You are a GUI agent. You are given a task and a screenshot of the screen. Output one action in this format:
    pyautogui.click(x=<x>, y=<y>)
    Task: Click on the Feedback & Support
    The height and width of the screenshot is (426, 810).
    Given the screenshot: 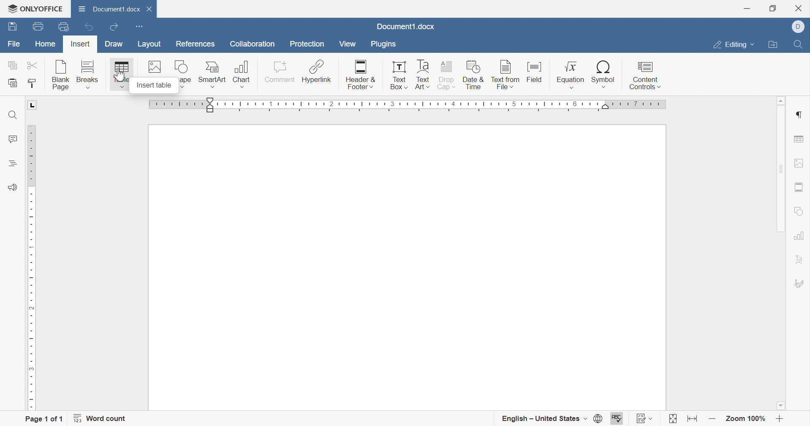 What is the action you would take?
    pyautogui.click(x=12, y=187)
    